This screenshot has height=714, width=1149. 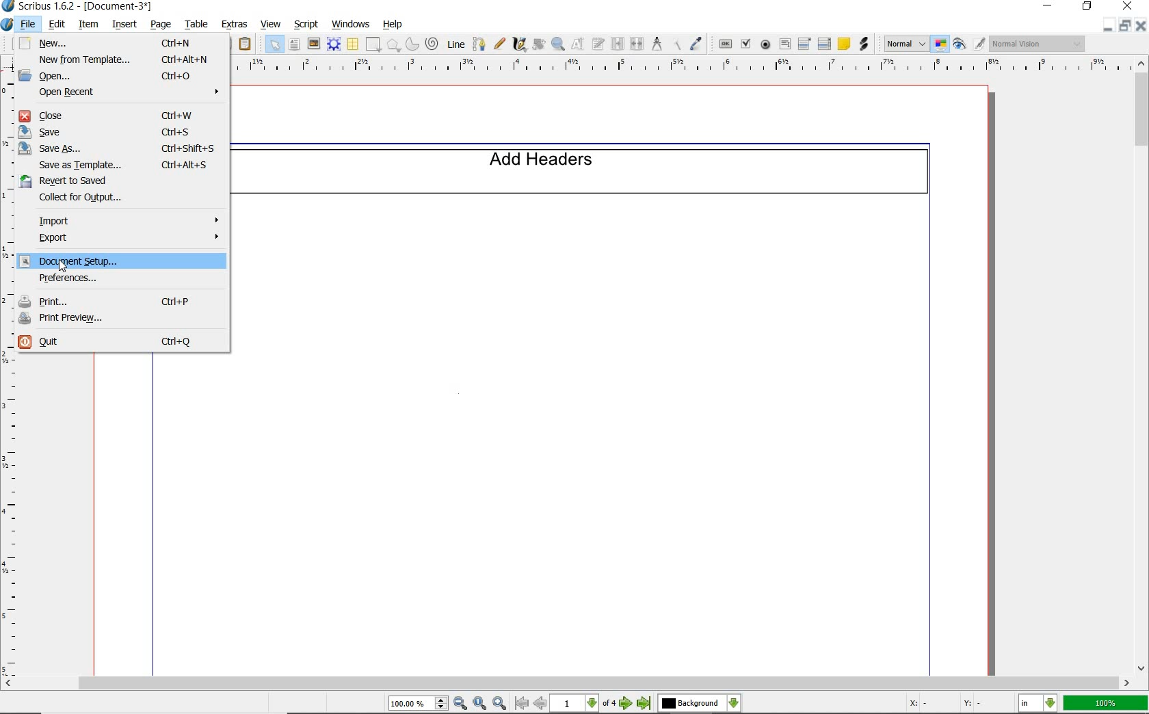 I want to click on select the current unit, so click(x=1040, y=704).